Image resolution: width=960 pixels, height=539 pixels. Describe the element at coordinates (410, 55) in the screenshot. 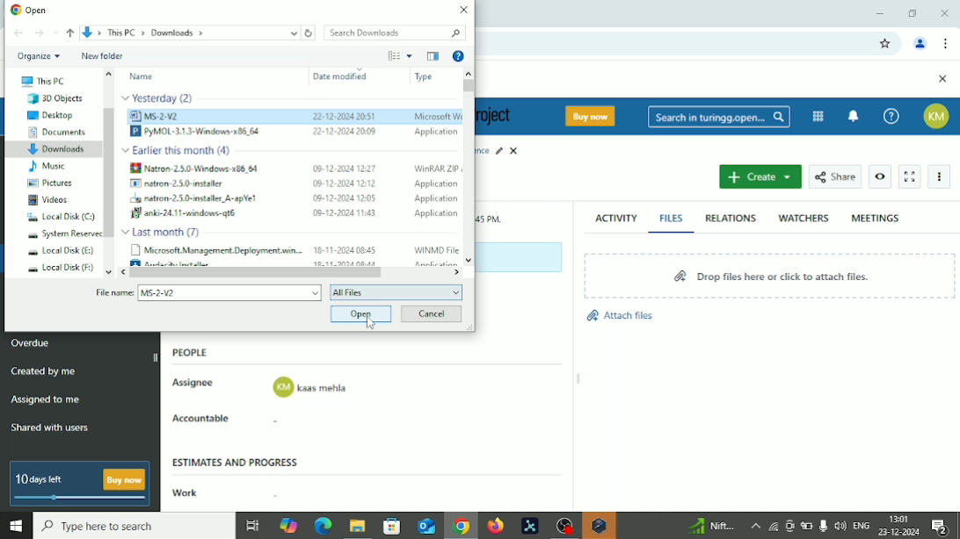

I see `More options` at that location.